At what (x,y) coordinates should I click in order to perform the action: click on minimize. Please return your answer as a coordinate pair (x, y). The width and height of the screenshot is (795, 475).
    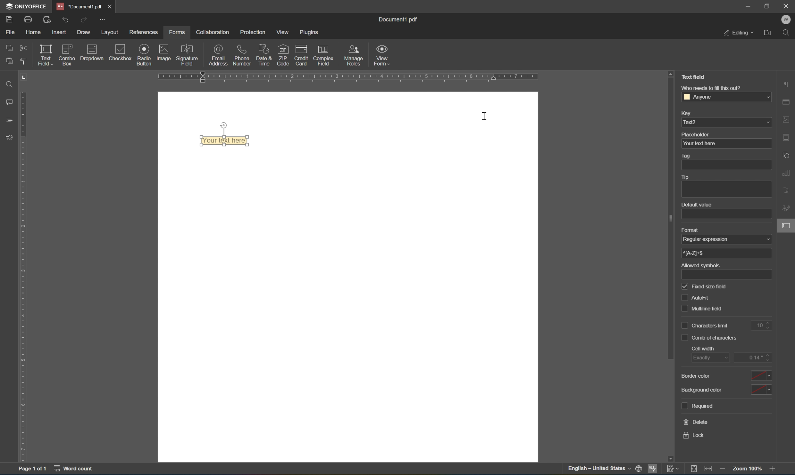
    Looking at the image, I should click on (748, 7).